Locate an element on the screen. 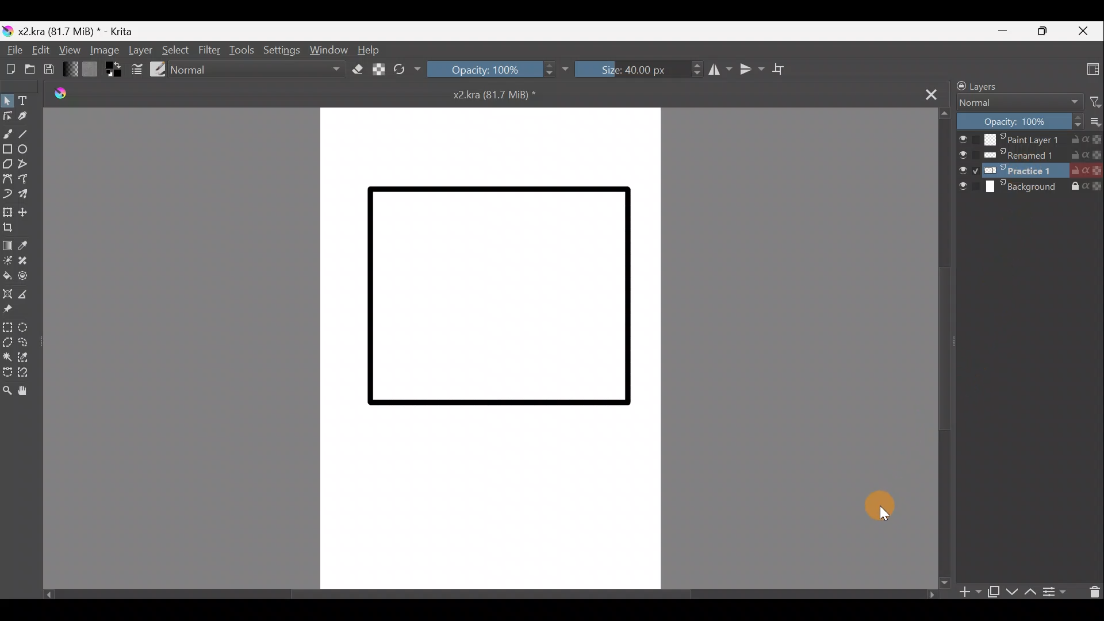  Set eraser mode is located at coordinates (358, 68).